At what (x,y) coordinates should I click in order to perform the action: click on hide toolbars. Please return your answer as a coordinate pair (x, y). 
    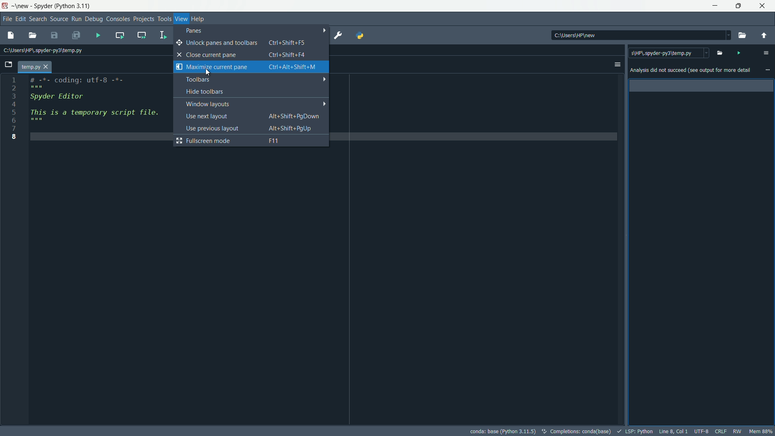
    Looking at the image, I should click on (251, 92).